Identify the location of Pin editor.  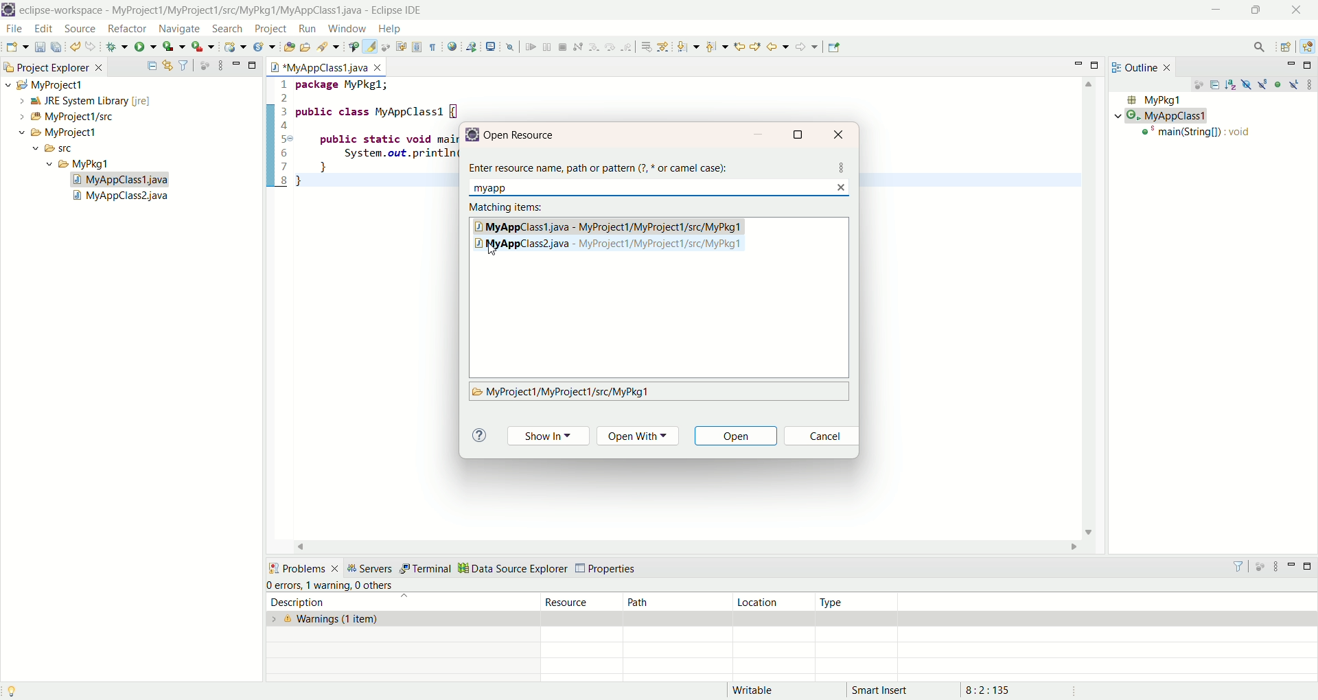
(835, 47).